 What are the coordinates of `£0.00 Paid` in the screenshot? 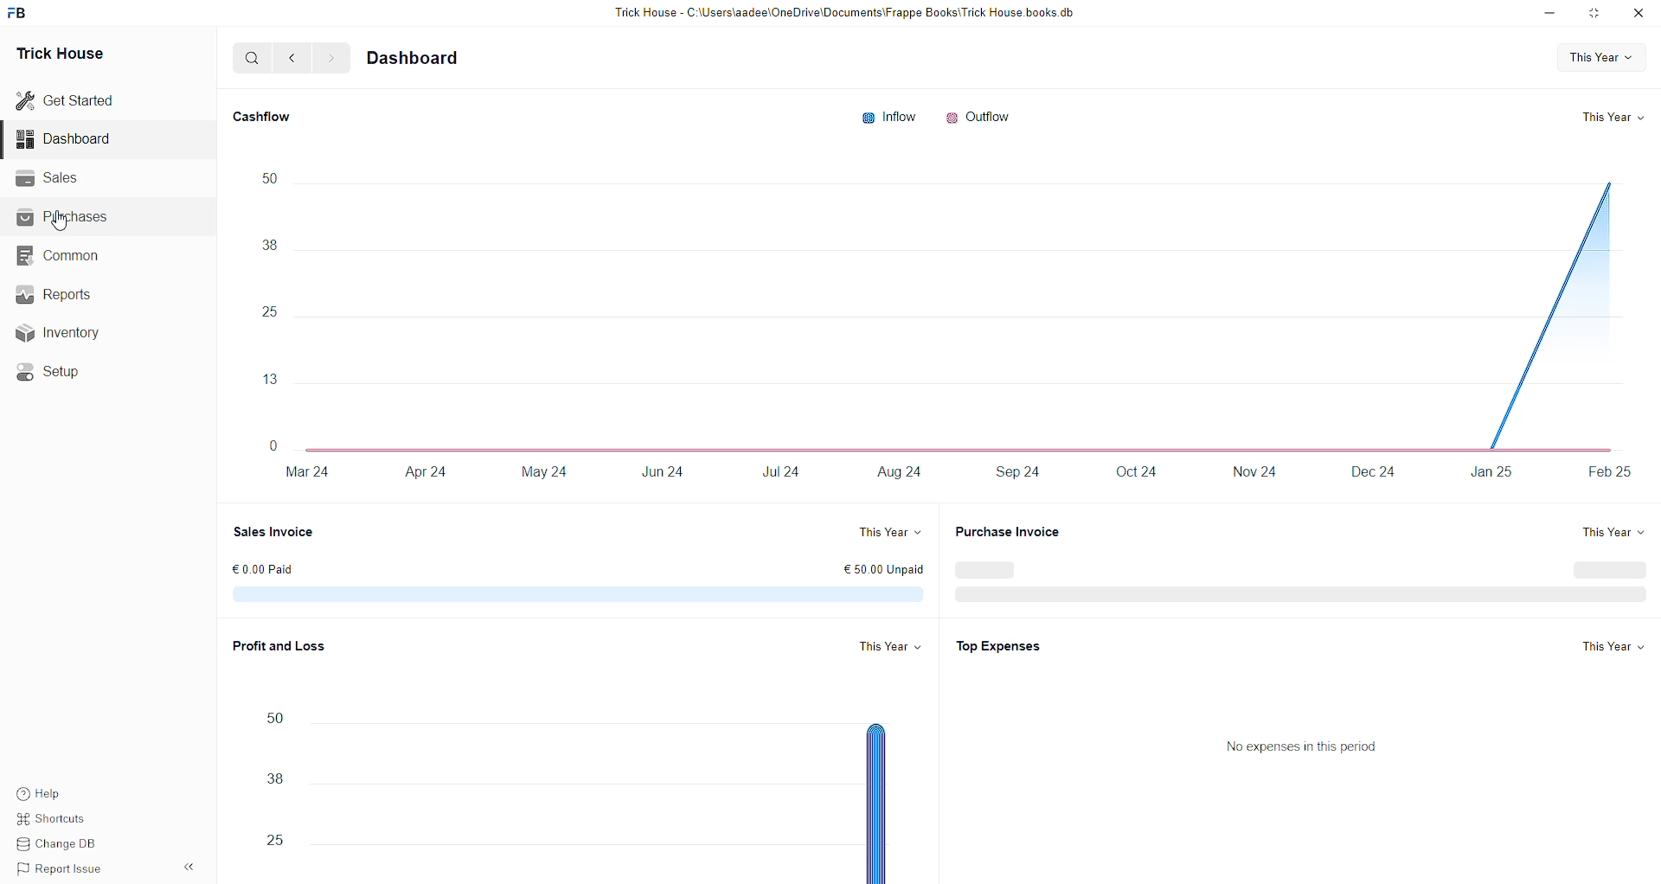 It's located at (261, 567).